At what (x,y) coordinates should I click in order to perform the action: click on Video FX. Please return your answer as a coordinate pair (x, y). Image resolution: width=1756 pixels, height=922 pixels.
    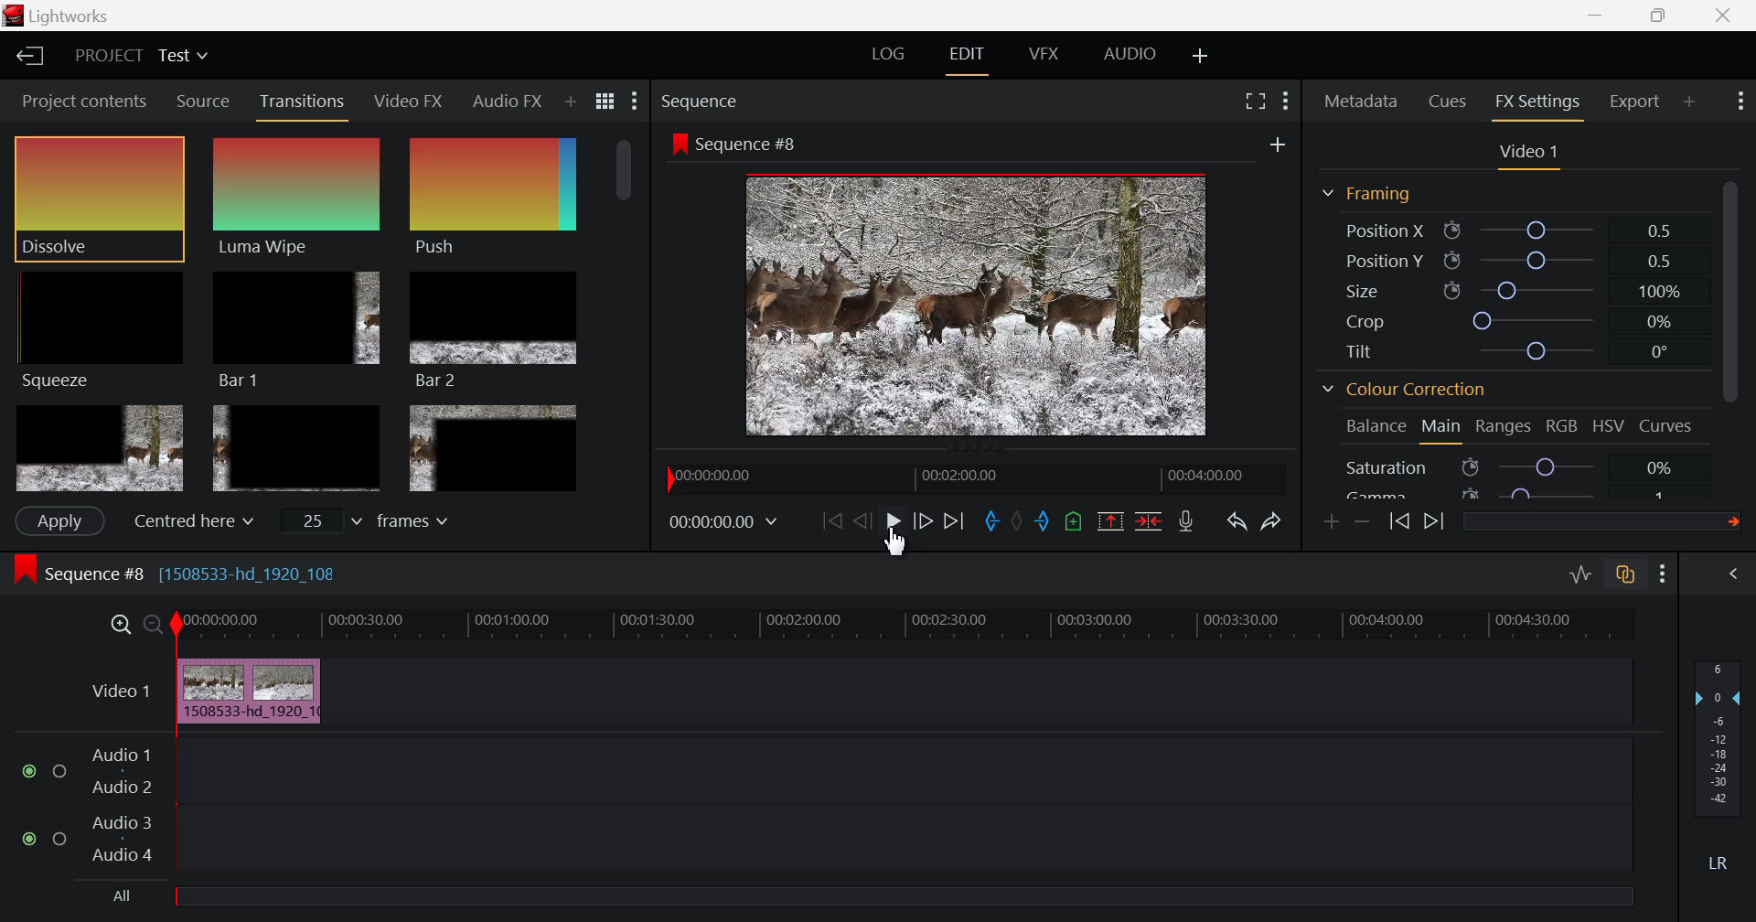
    Looking at the image, I should click on (410, 100).